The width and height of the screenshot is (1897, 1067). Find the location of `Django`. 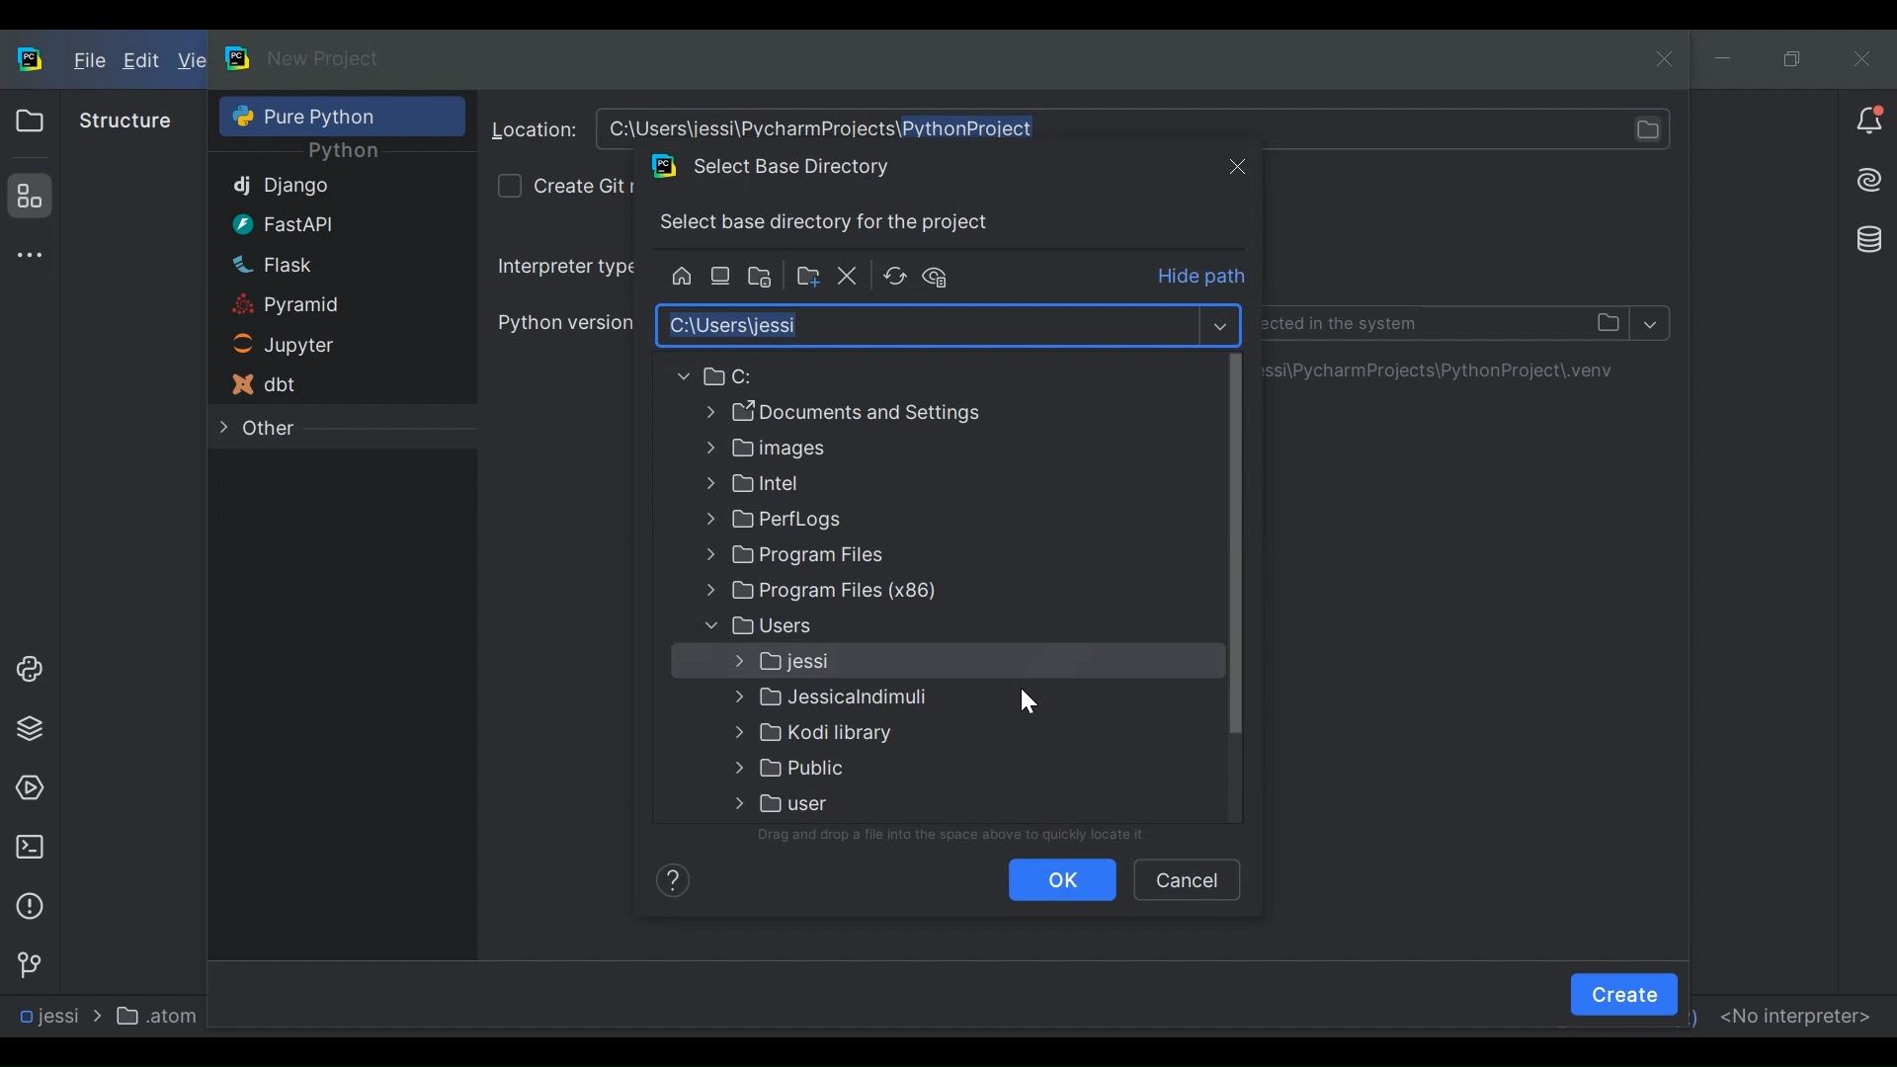

Django is located at coordinates (316, 188).